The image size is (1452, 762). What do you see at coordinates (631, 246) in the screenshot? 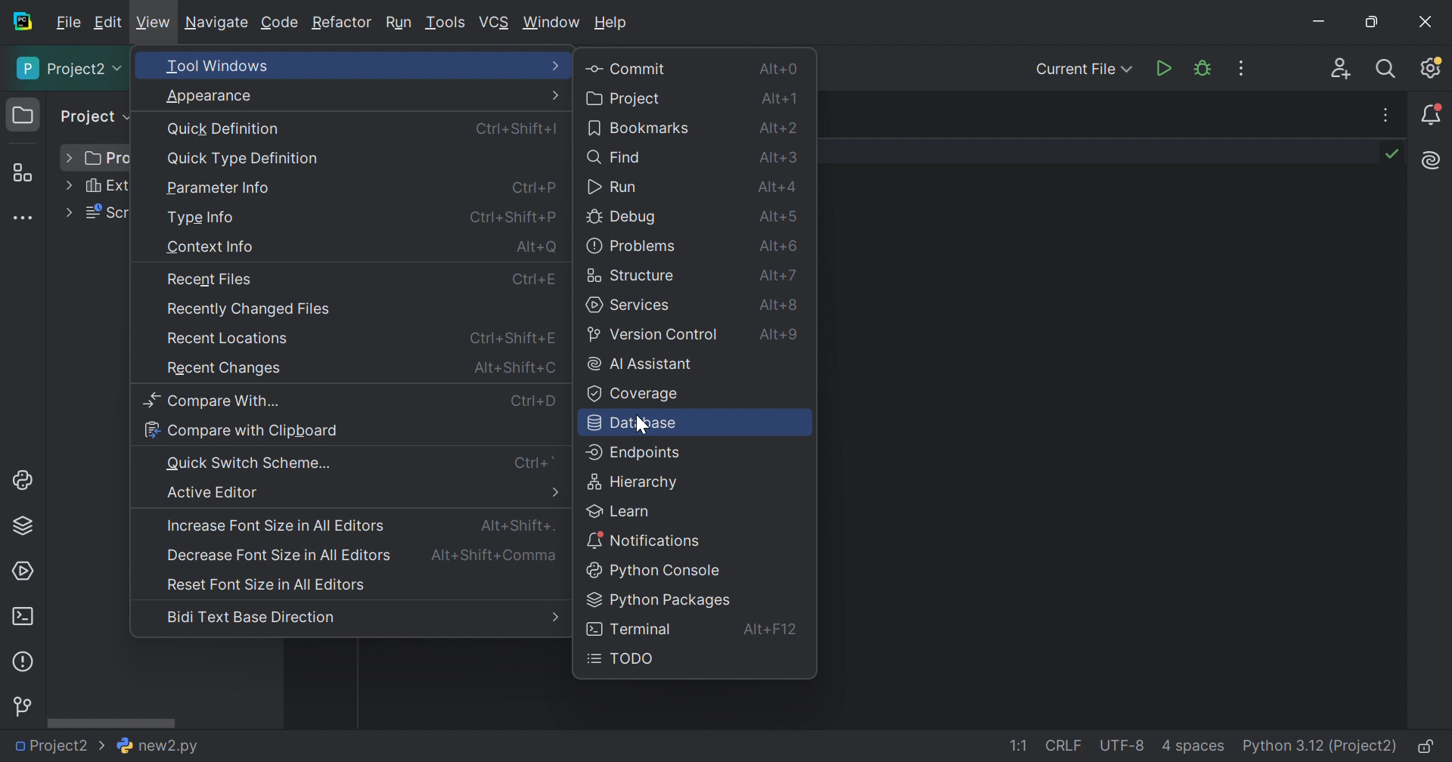
I see `Problems` at bounding box center [631, 246].